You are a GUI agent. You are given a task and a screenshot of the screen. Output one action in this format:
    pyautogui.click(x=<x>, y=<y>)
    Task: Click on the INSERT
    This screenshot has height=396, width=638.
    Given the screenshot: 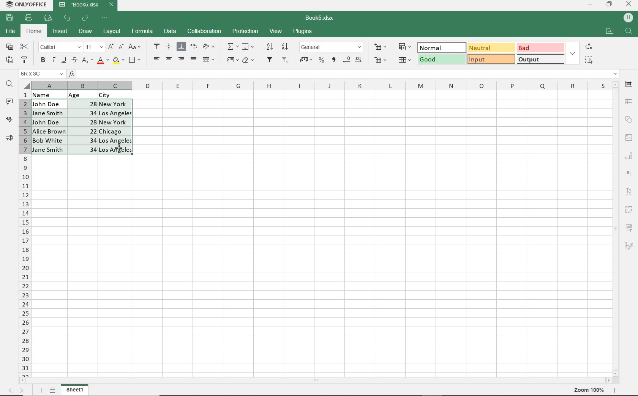 What is the action you would take?
    pyautogui.click(x=60, y=32)
    